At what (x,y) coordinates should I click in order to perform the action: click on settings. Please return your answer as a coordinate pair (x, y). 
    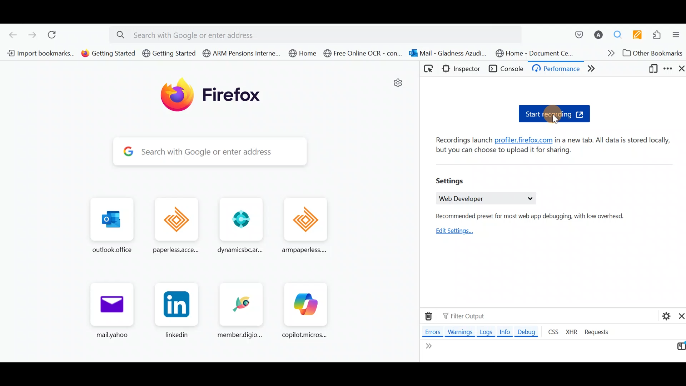
    Looking at the image, I should click on (398, 84).